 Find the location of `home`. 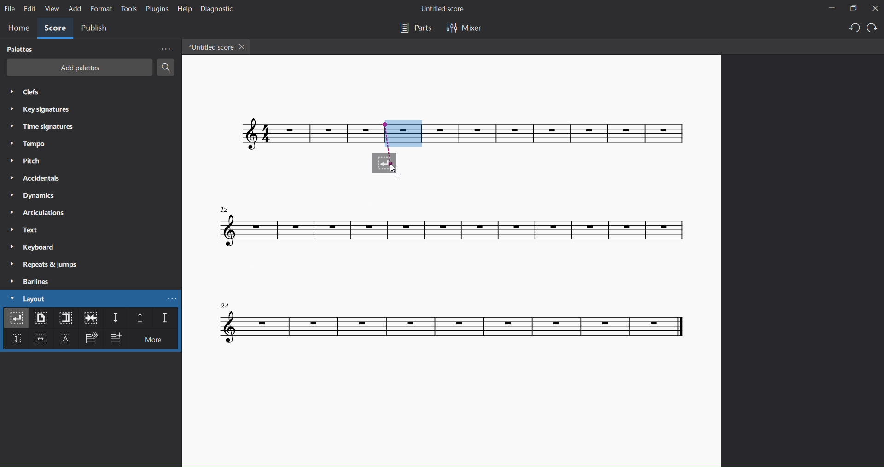

home is located at coordinates (18, 27).